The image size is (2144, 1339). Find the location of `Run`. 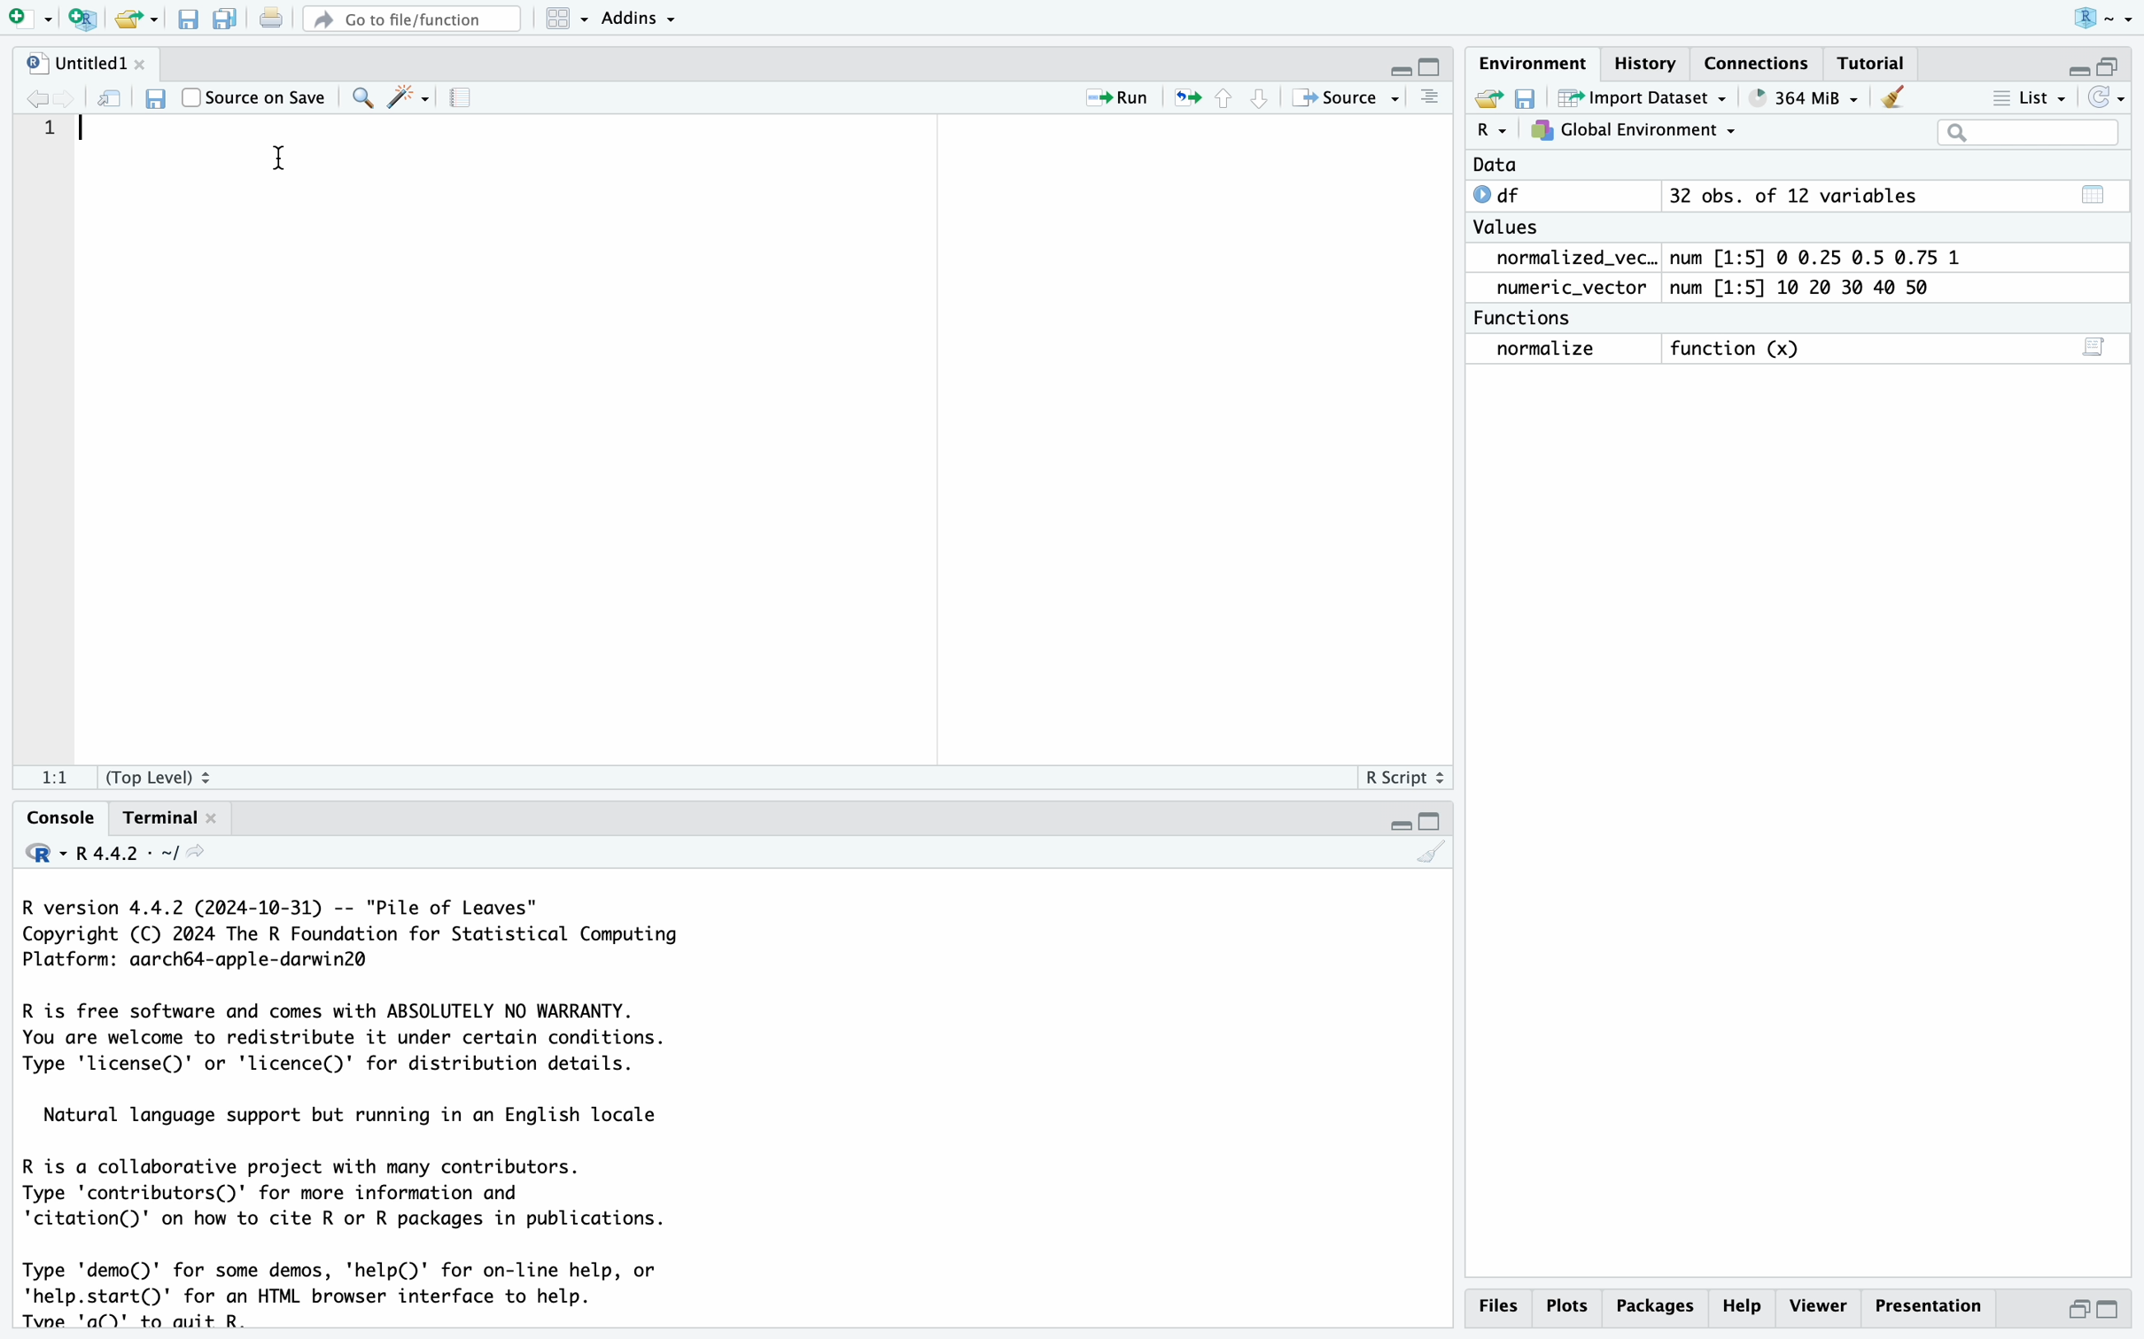

Run is located at coordinates (1106, 98).